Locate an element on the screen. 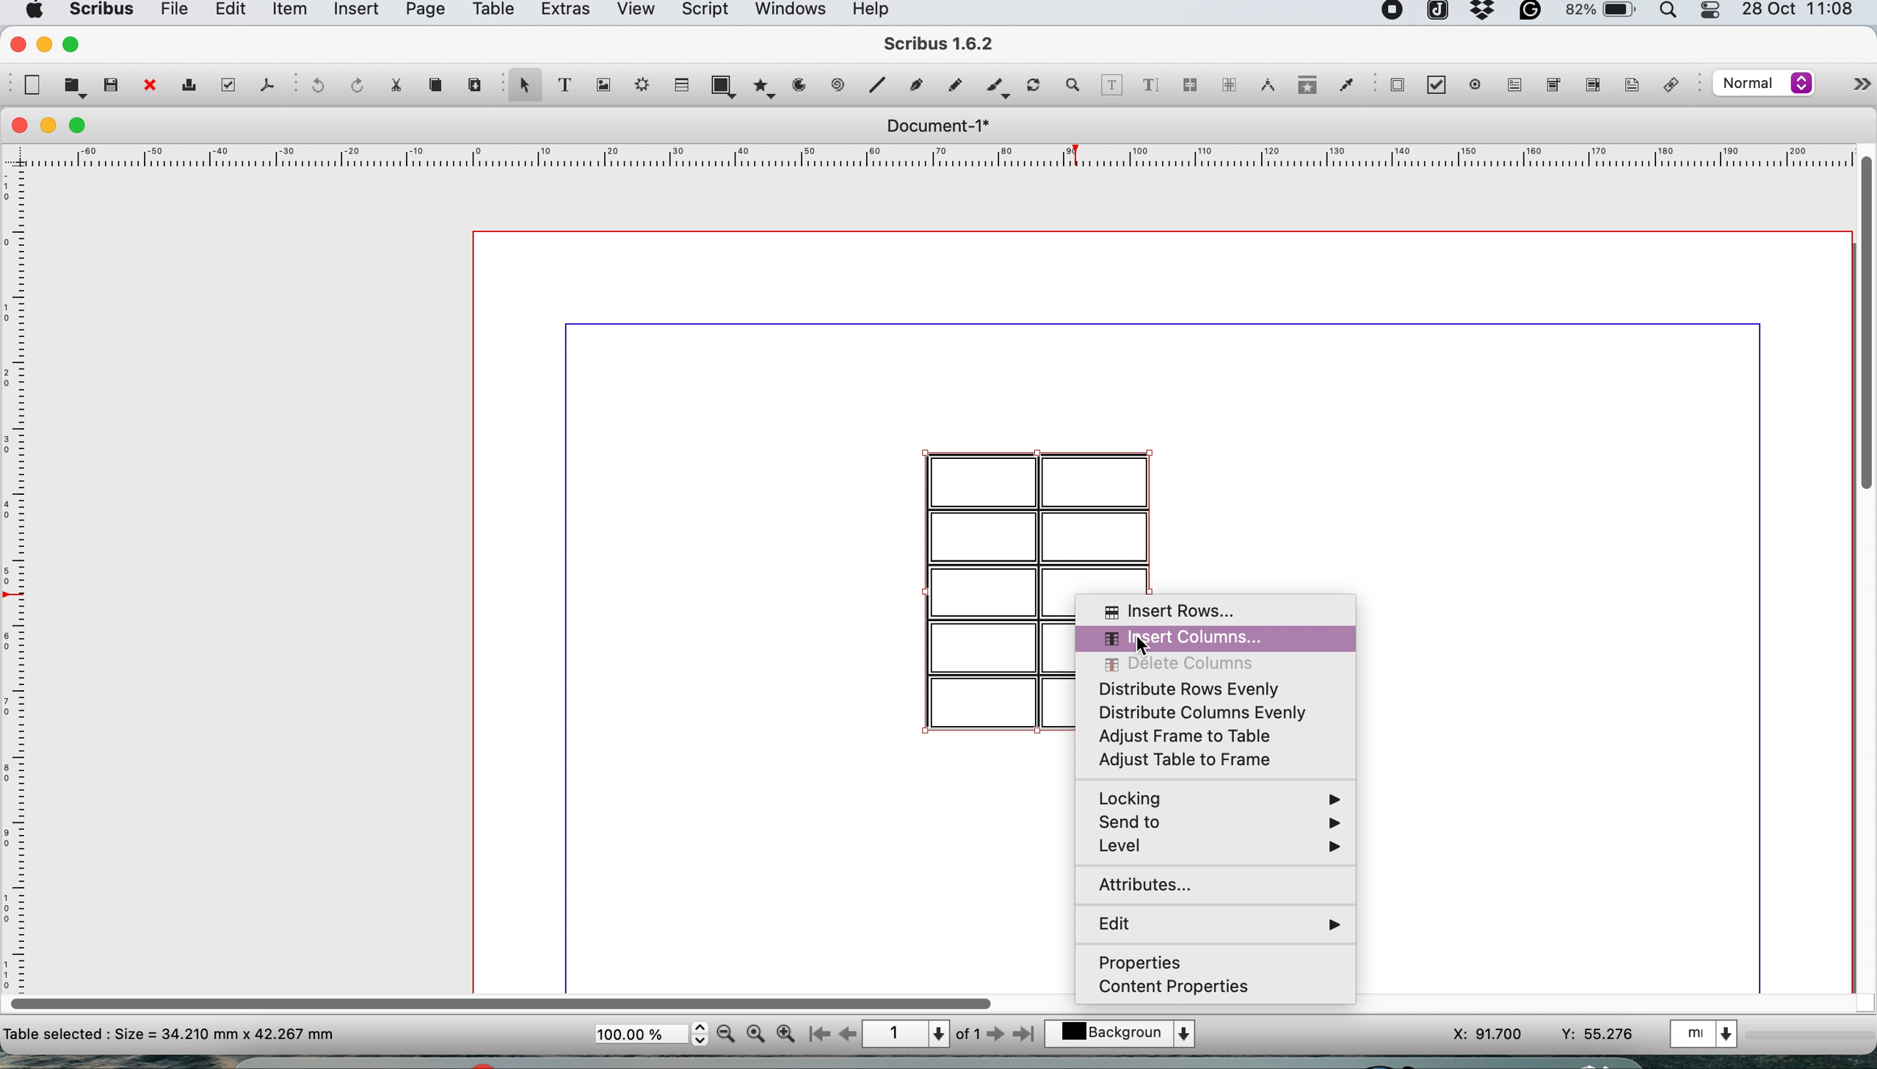 Image resolution: width=1877 pixels, height=1069 pixels. text annotation is located at coordinates (1629, 84).